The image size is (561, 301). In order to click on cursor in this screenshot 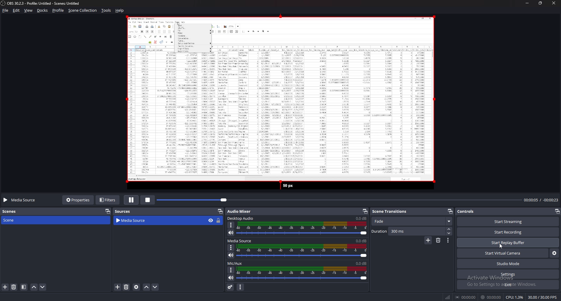, I will do `click(500, 246)`.